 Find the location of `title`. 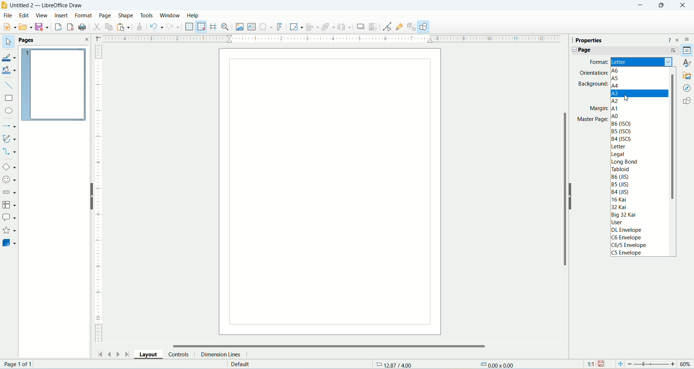

title is located at coordinates (48, 5).